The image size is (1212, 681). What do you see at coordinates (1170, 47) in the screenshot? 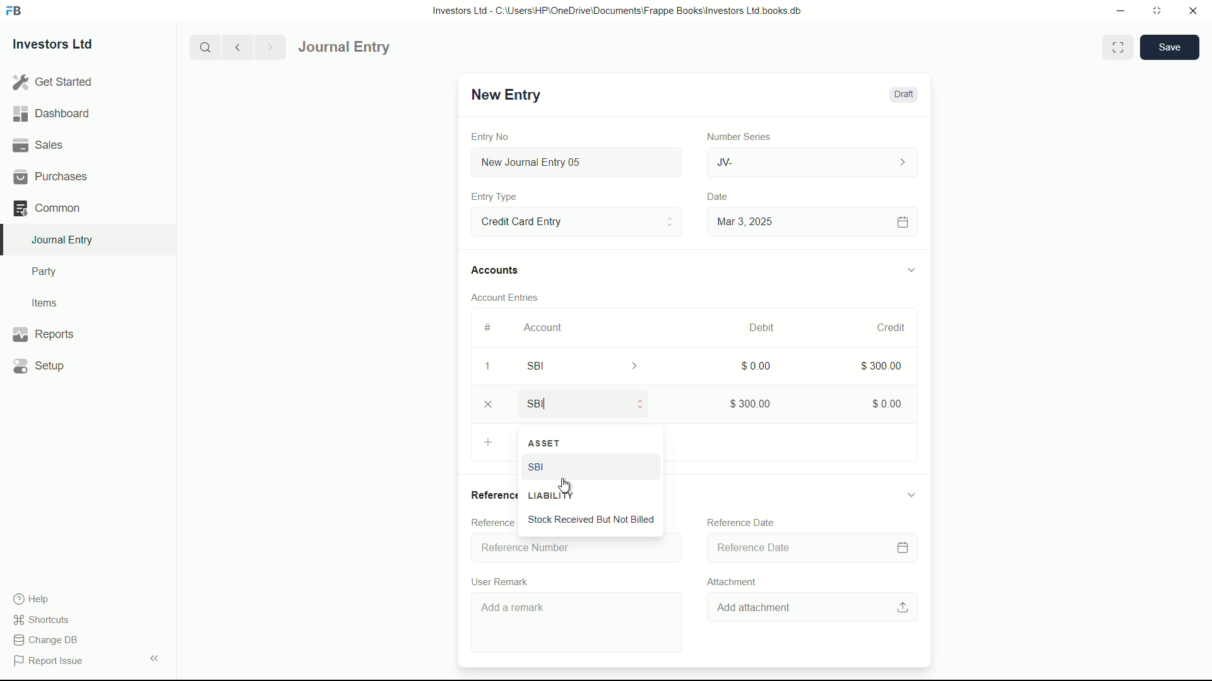
I see `save` at bounding box center [1170, 47].